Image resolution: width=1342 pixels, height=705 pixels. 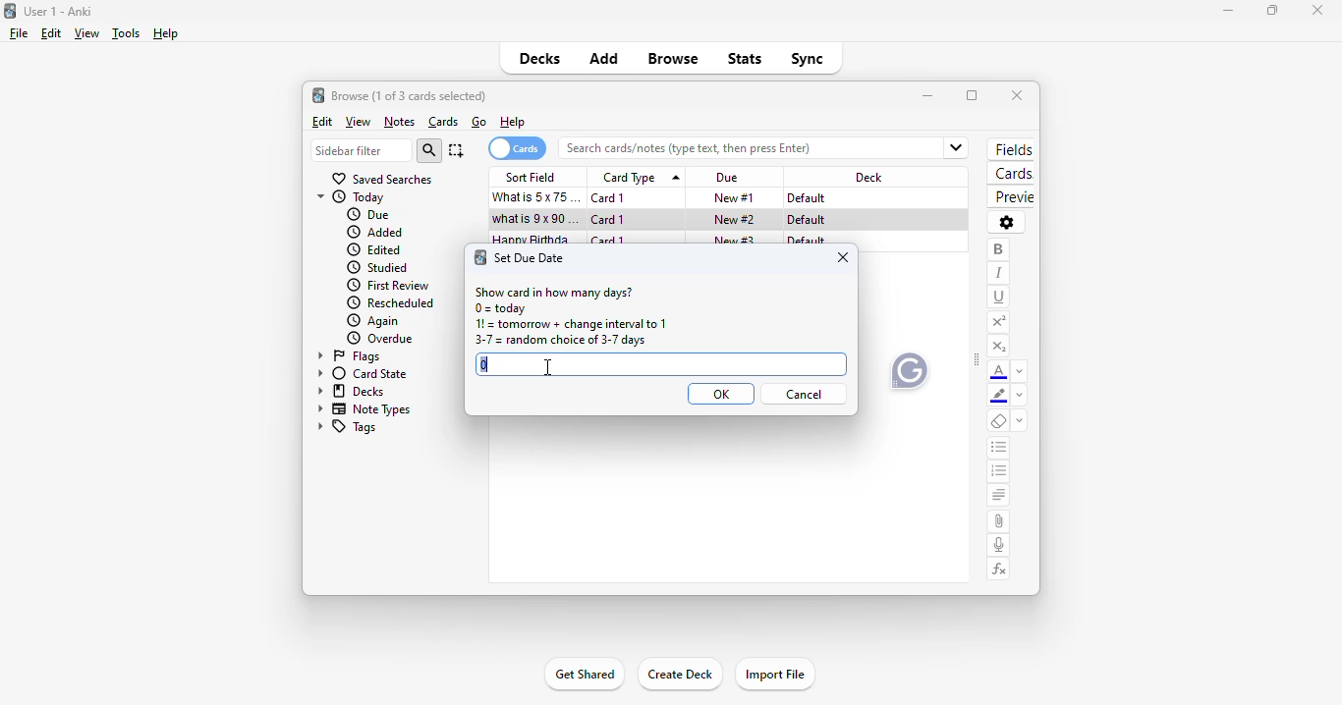 What do you see at coordinates (368, 214) in the screenshot?
I see `due` at bounding box center [368, 214].